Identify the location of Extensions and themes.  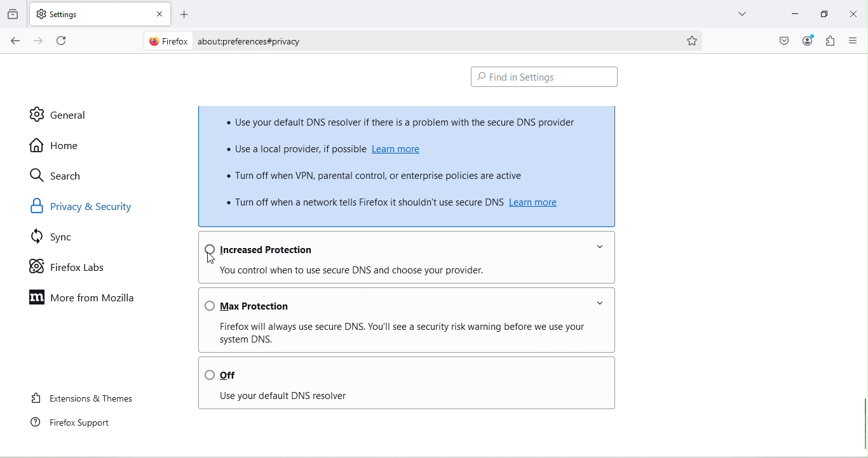
(83, 401).